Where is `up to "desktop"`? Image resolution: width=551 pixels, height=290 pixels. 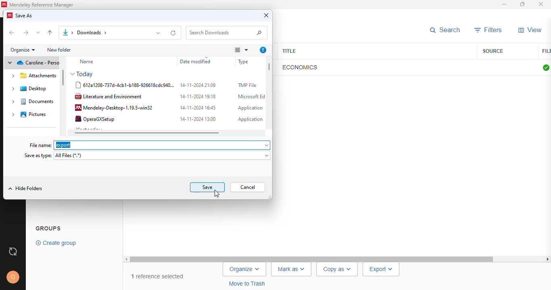
up to "desktop" is located at coordinates (50, 33).